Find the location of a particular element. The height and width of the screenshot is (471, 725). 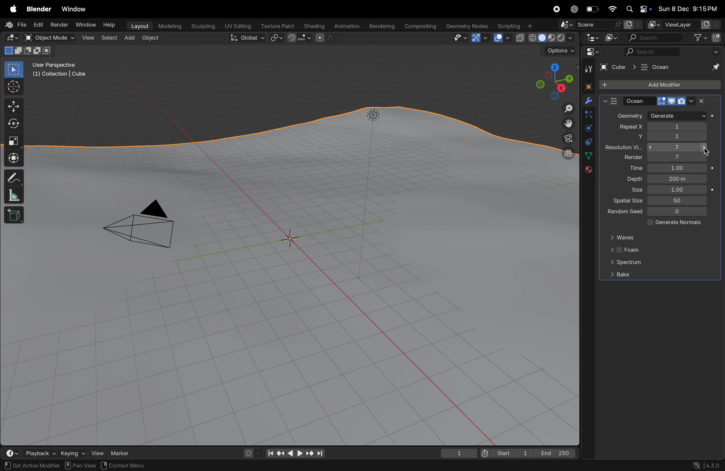

proportional point is located at coordinates (327, 38).